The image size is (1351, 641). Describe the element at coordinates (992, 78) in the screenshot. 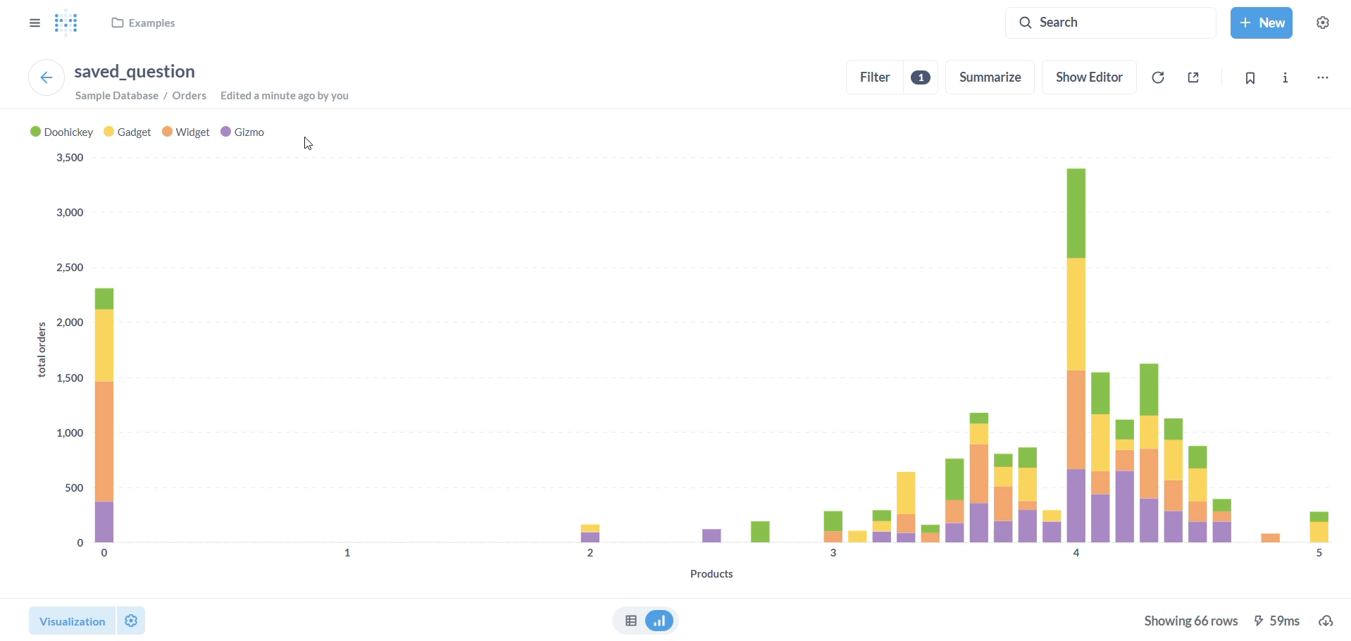

I see `summarize` at that location.